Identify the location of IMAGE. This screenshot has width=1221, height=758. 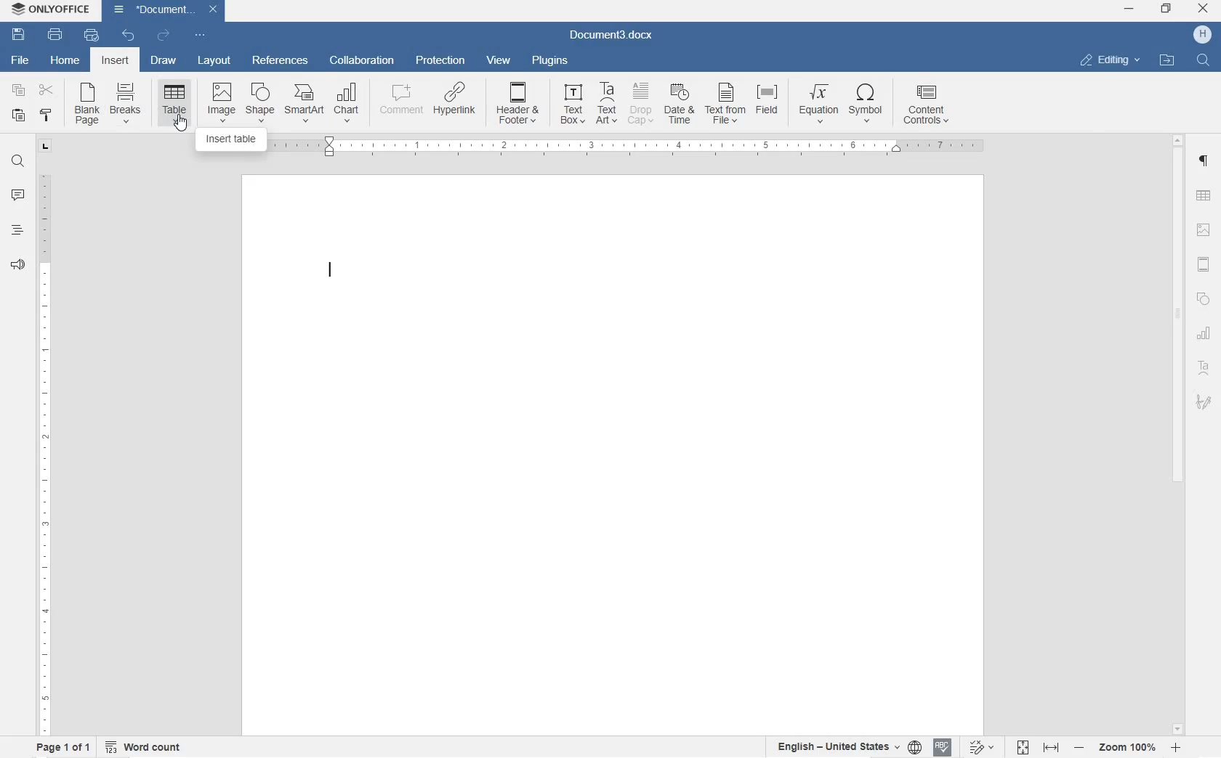
(1205, 231).